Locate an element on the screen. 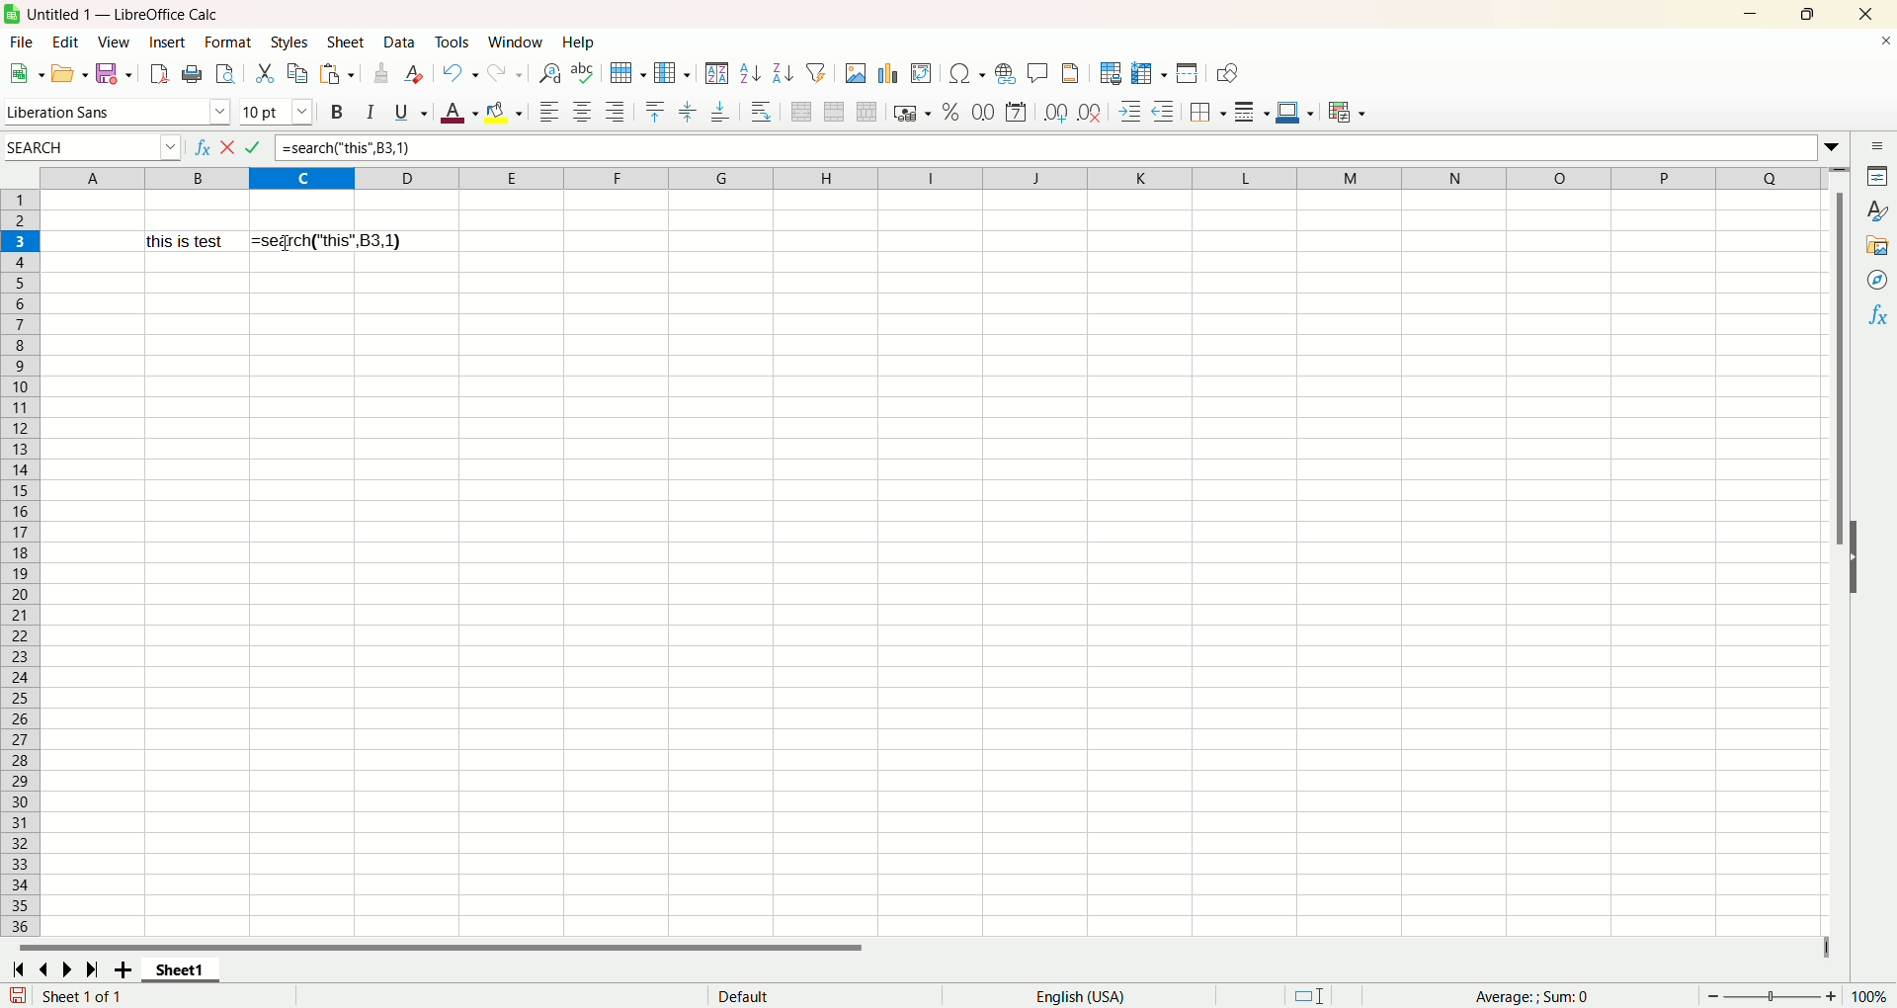 This screenshot has width=1897, height=1008. export as pdf is located at coordinates (158, 74).